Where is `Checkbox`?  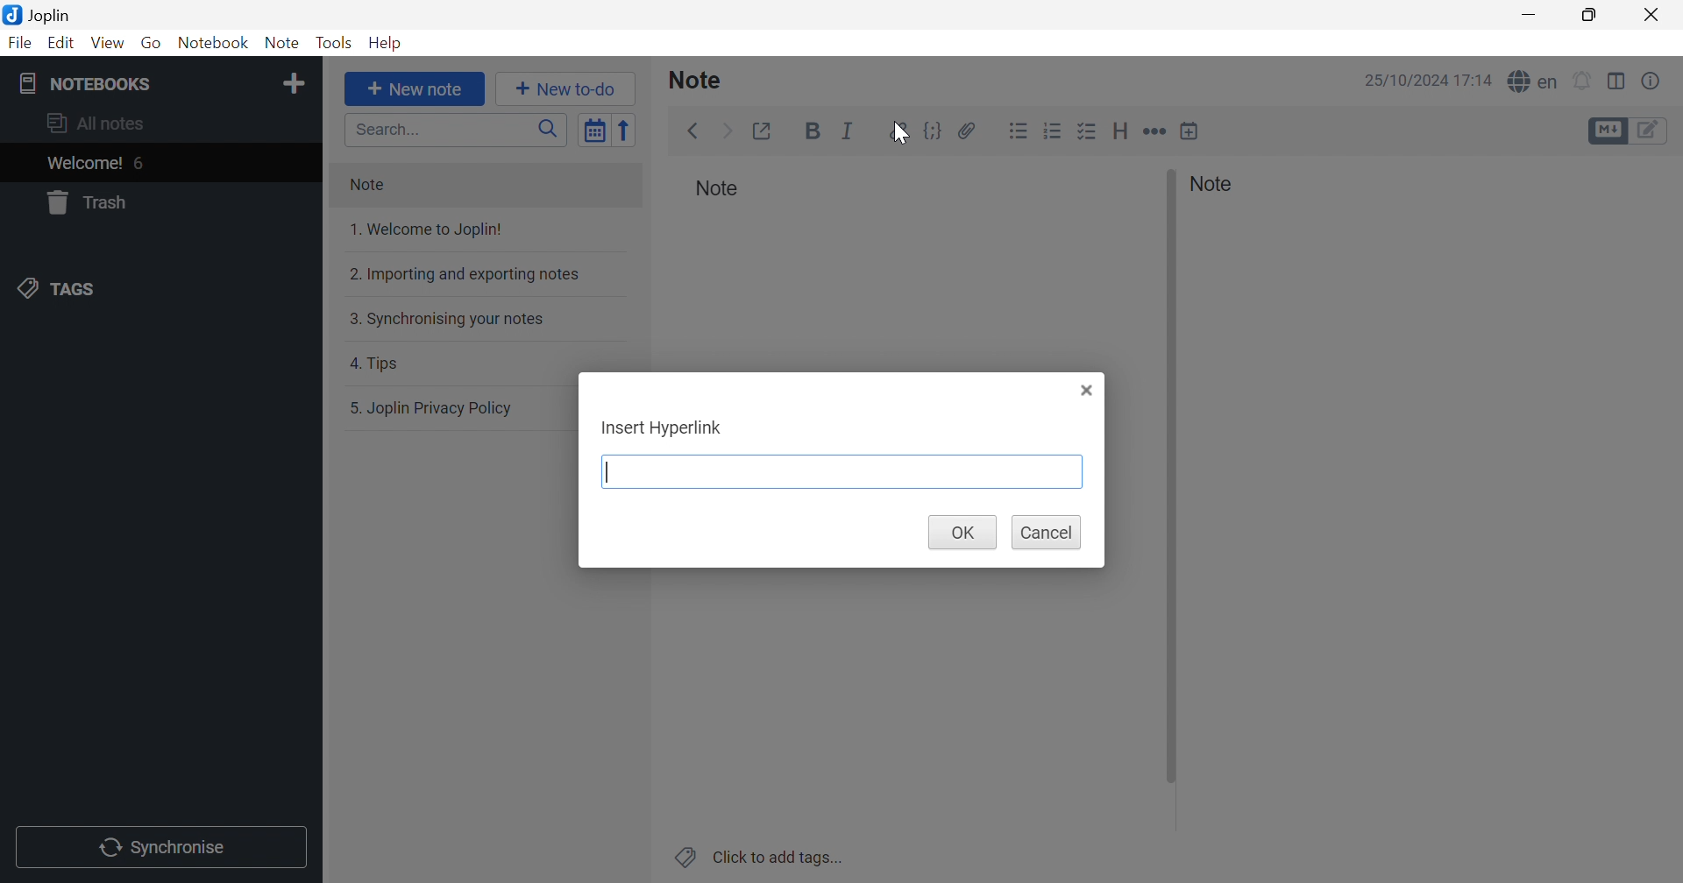
Checkbox is located at coordinates (1088, 131).